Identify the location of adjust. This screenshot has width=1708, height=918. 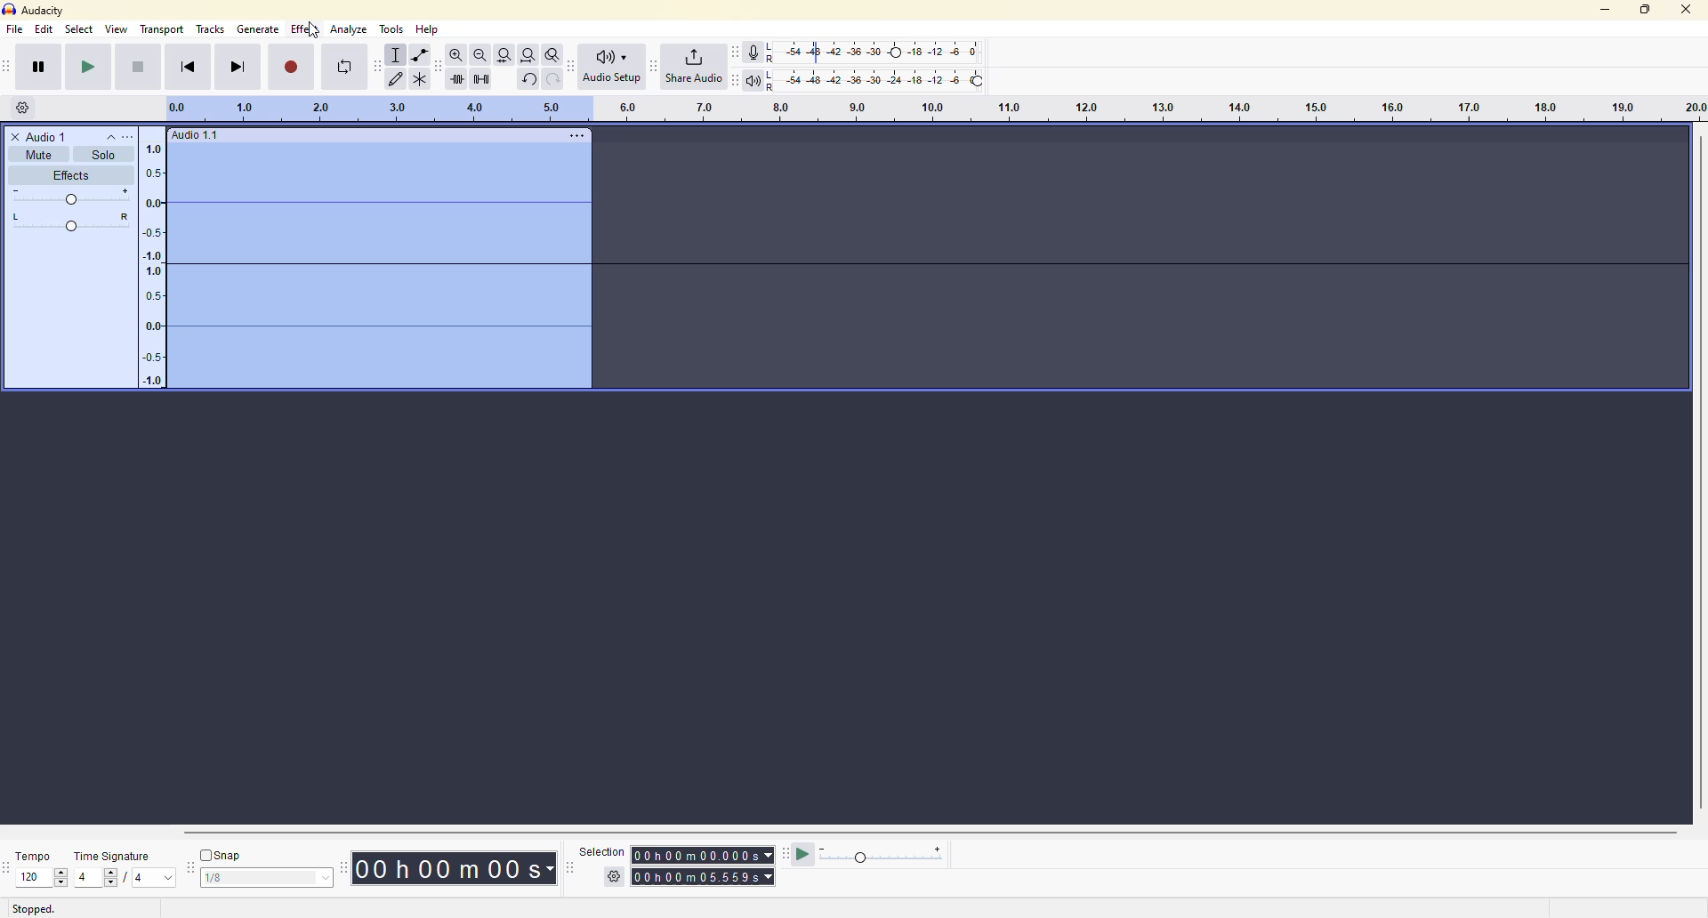
(72, 197).